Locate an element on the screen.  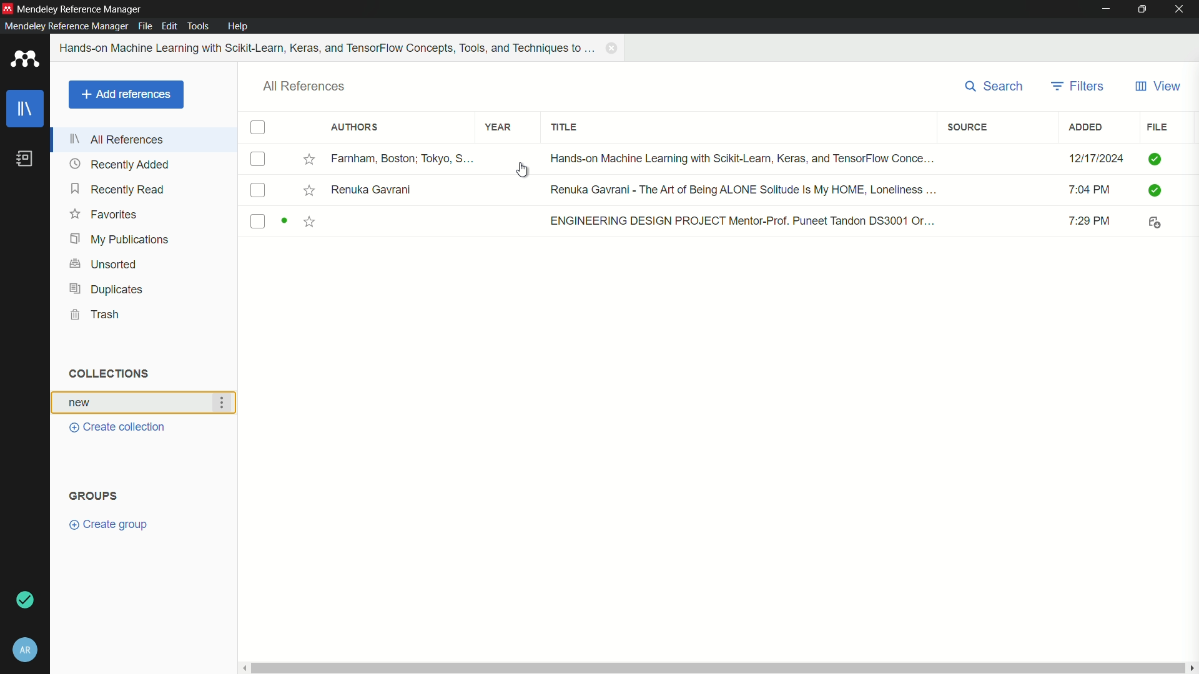
app icon is located at coordinates (7, 9).